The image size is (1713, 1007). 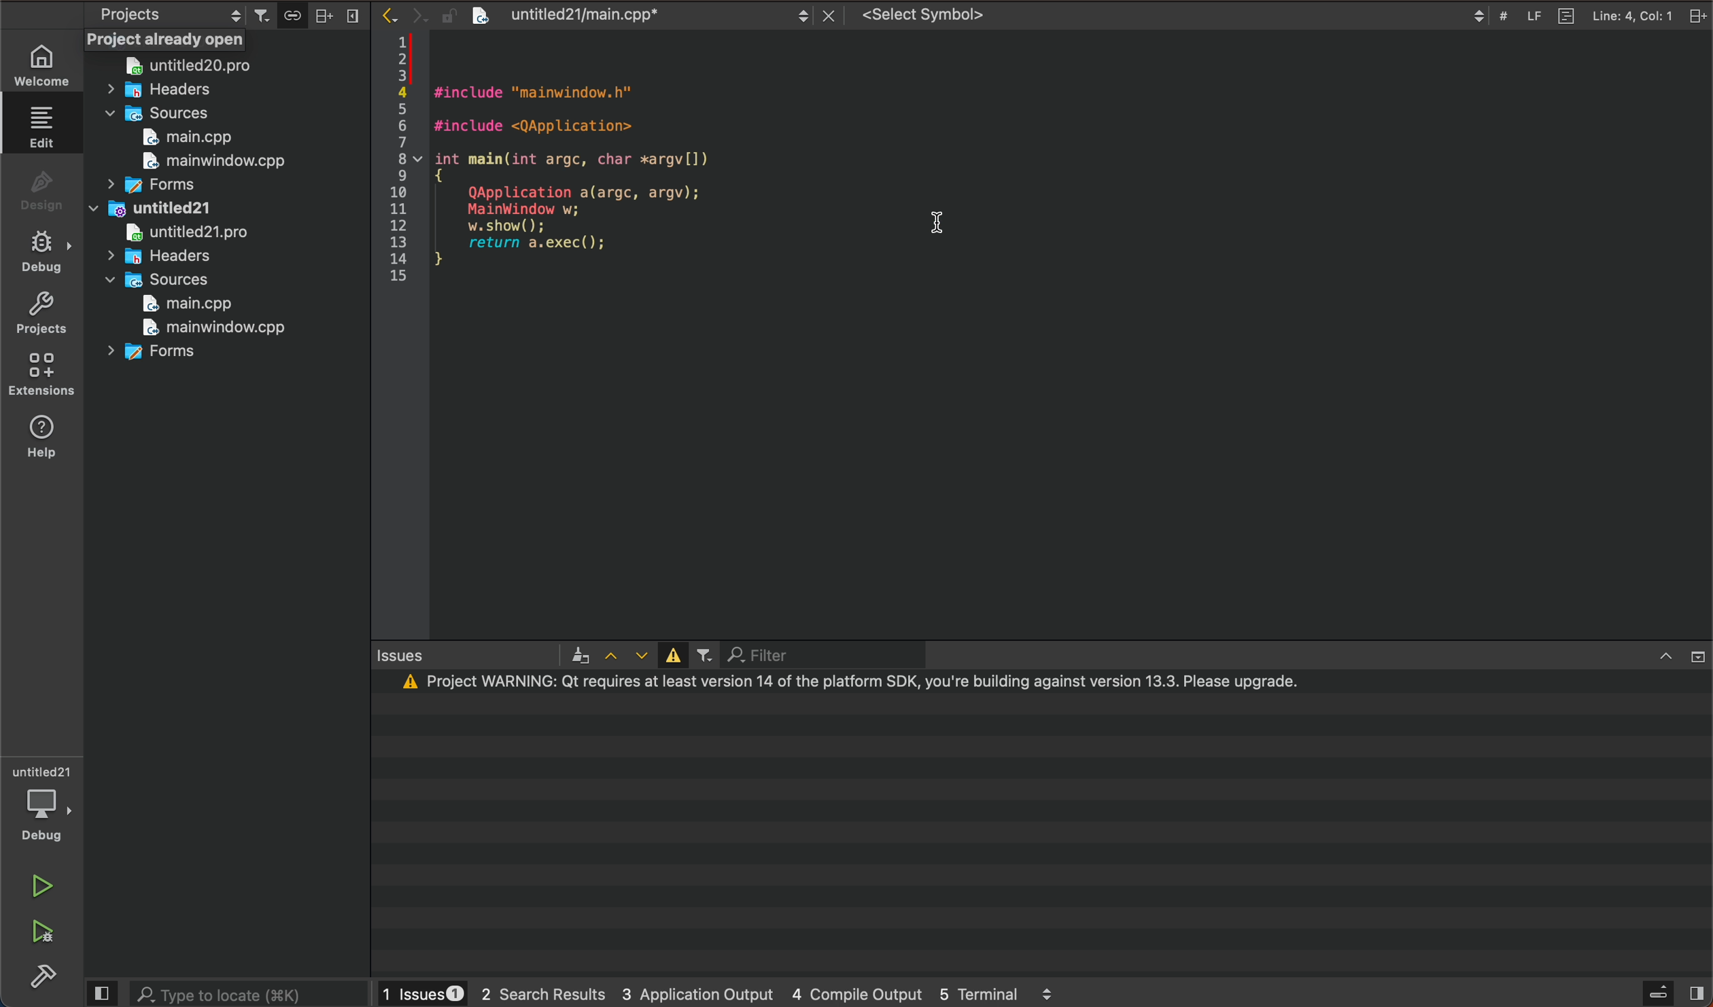 I want to click on main.cpp, so click(x=182, y=137).